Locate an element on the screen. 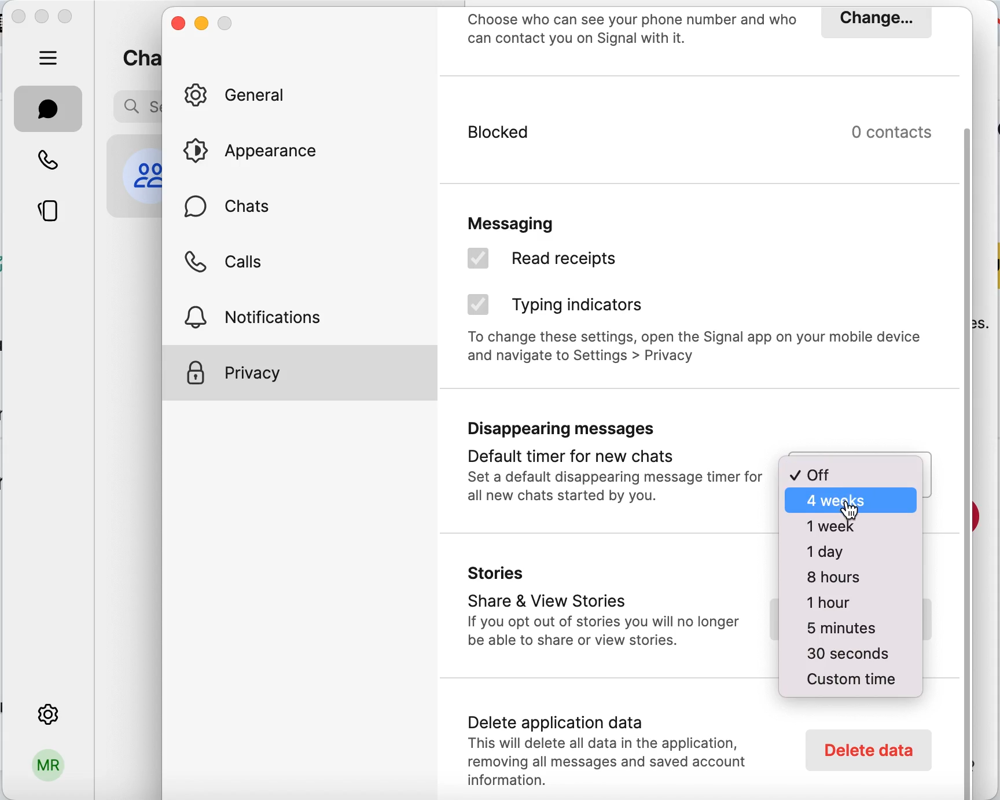  1 day is located at coordinates (834, 551).